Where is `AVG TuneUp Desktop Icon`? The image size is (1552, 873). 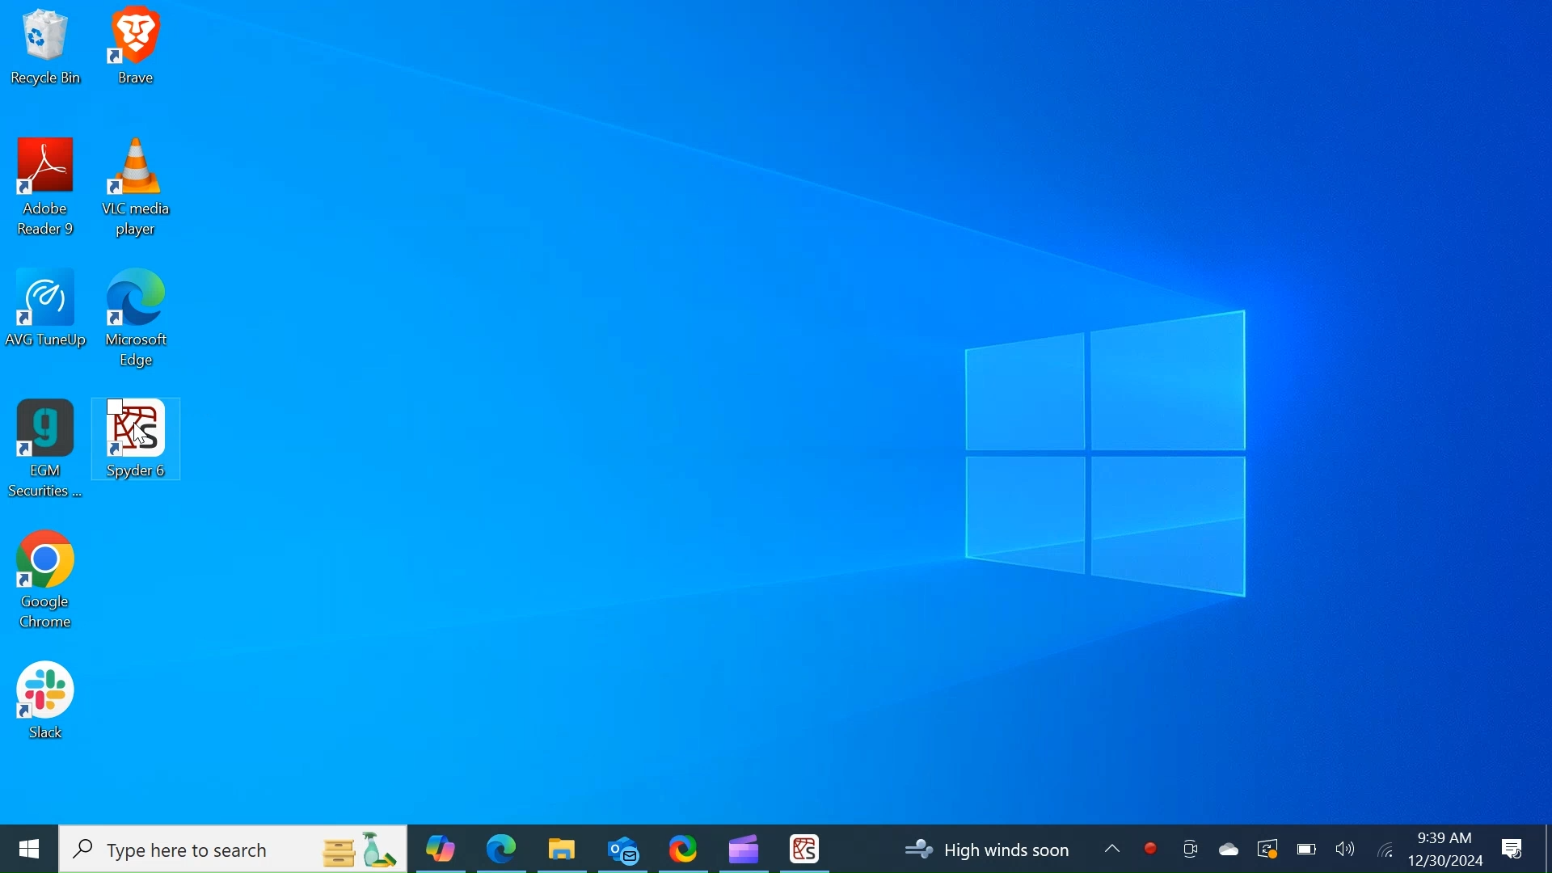
AVG TuneUp Desktop Icon is located at coordinates (49, 323).